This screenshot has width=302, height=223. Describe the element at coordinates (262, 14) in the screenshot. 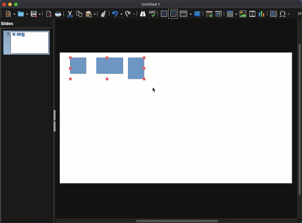

I see `Chart` at that location.